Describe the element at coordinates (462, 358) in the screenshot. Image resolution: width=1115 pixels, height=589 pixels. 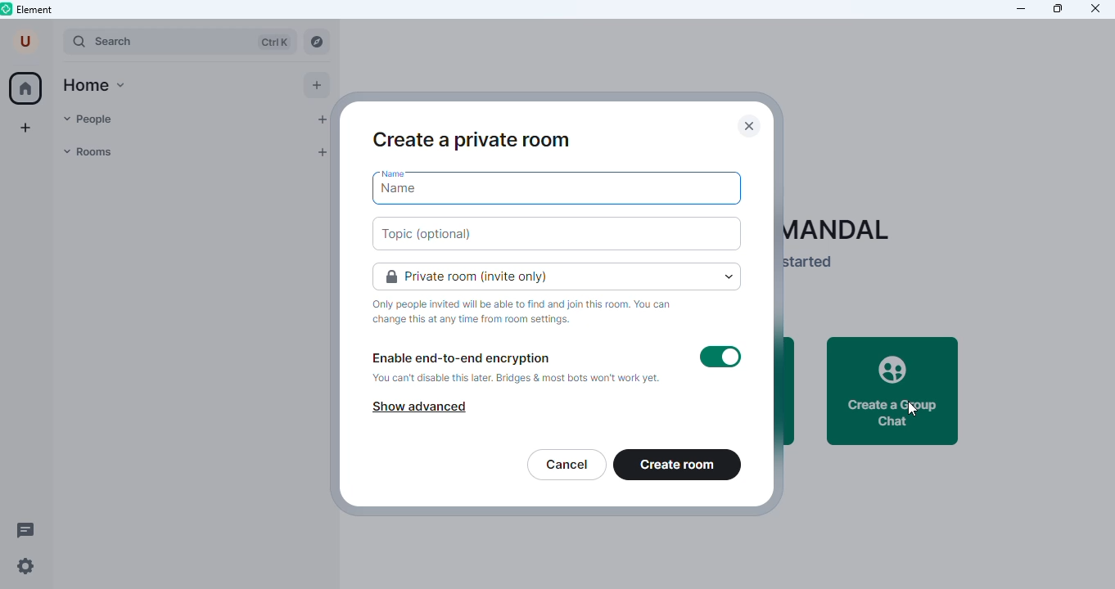
I see `enable end to end encryption` at that location.